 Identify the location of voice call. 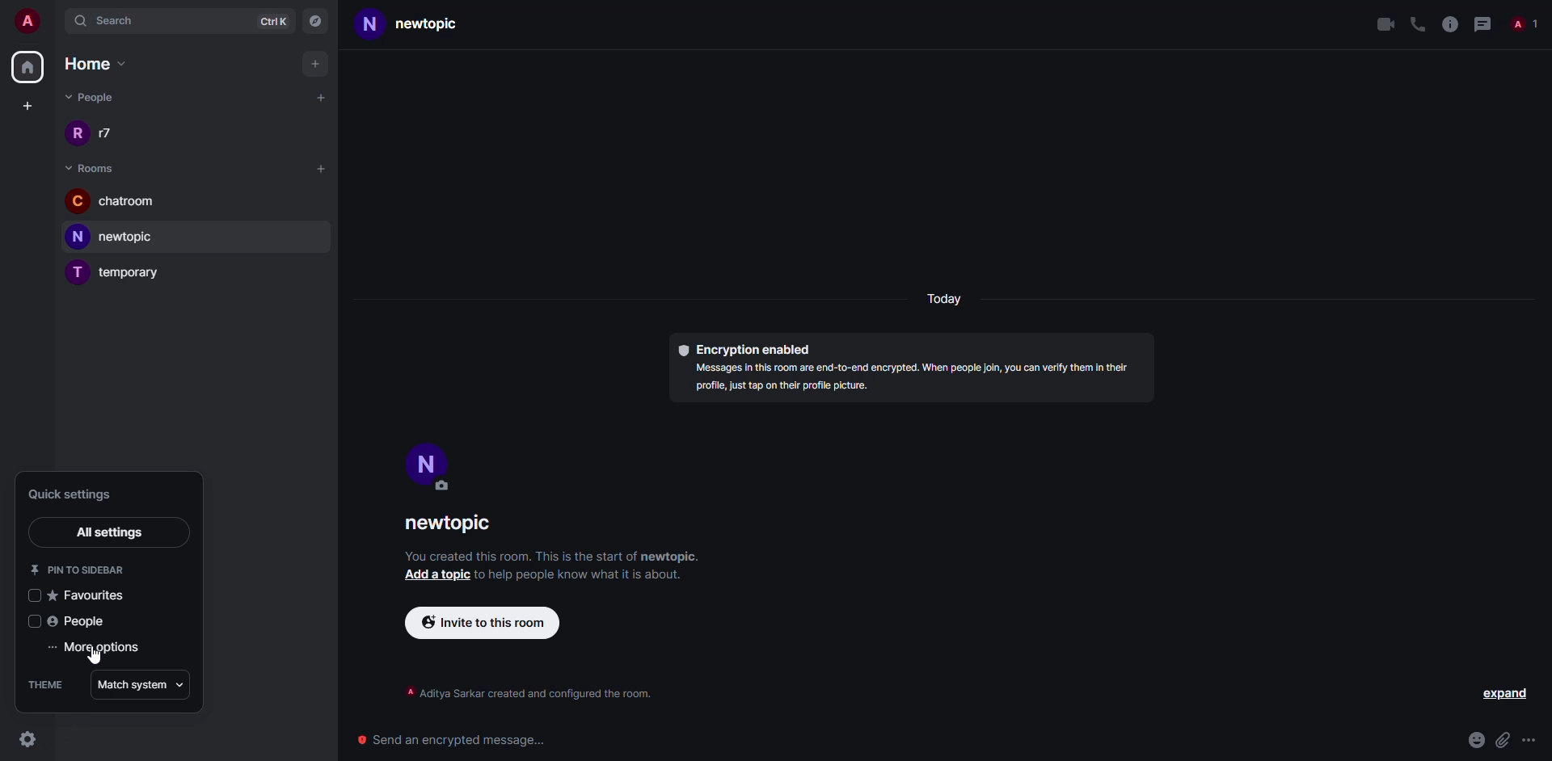
(1417, 24).